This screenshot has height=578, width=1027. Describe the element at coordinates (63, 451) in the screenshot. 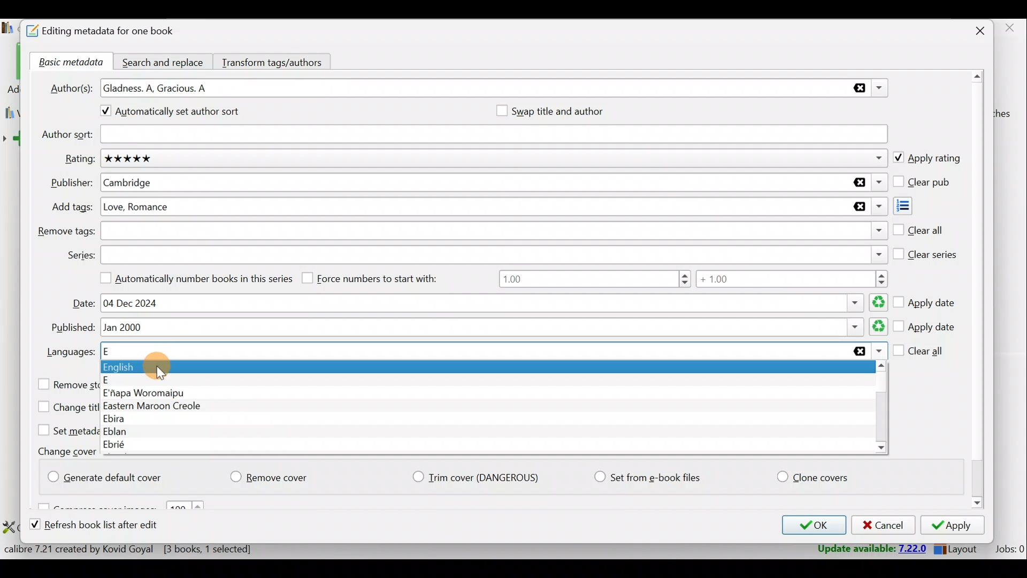

I see `Change cover` at that location.